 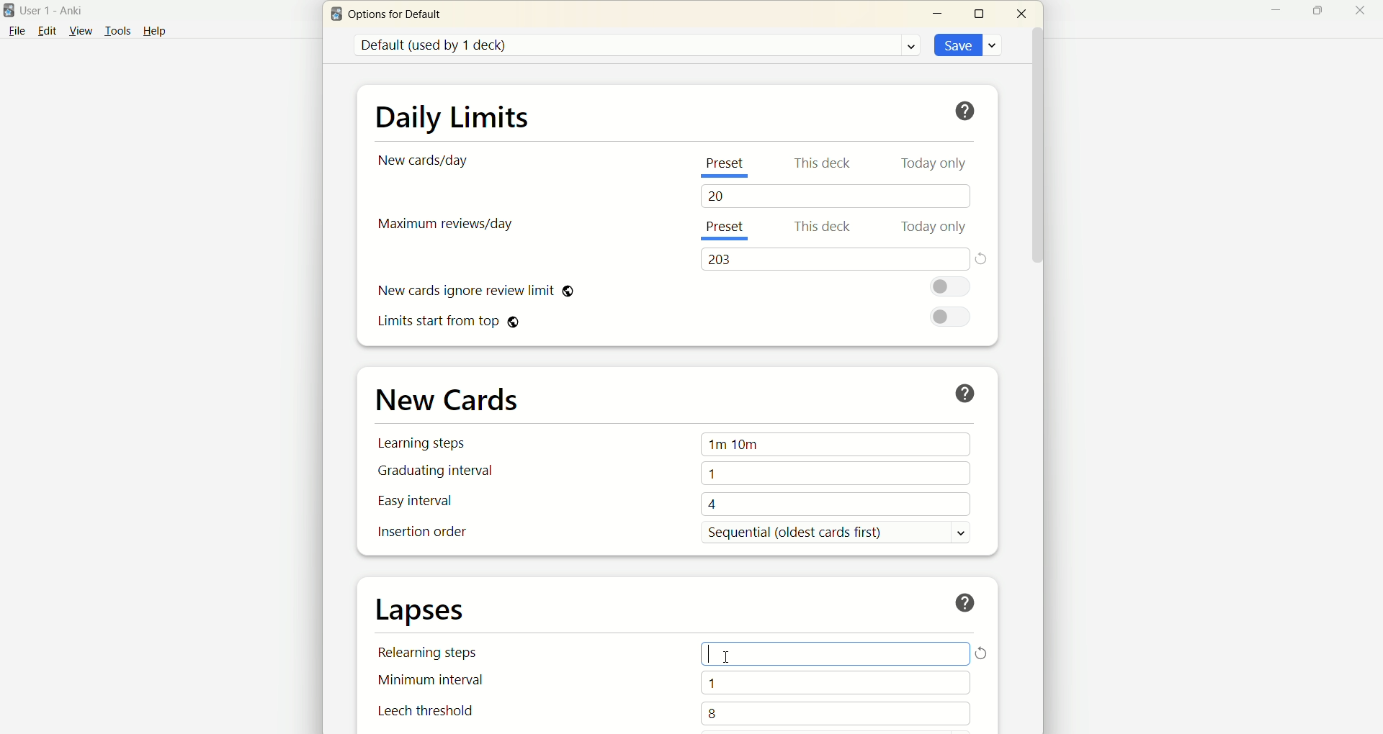 I want to click on learning steps, so click(x=425, y=443).